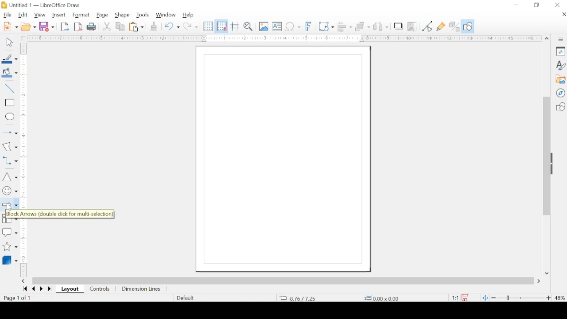 The width and height of the screenshot is (567, 319). Describe the element at coordinates (398, 25) in the screenshot. I see `shadow` at that location.